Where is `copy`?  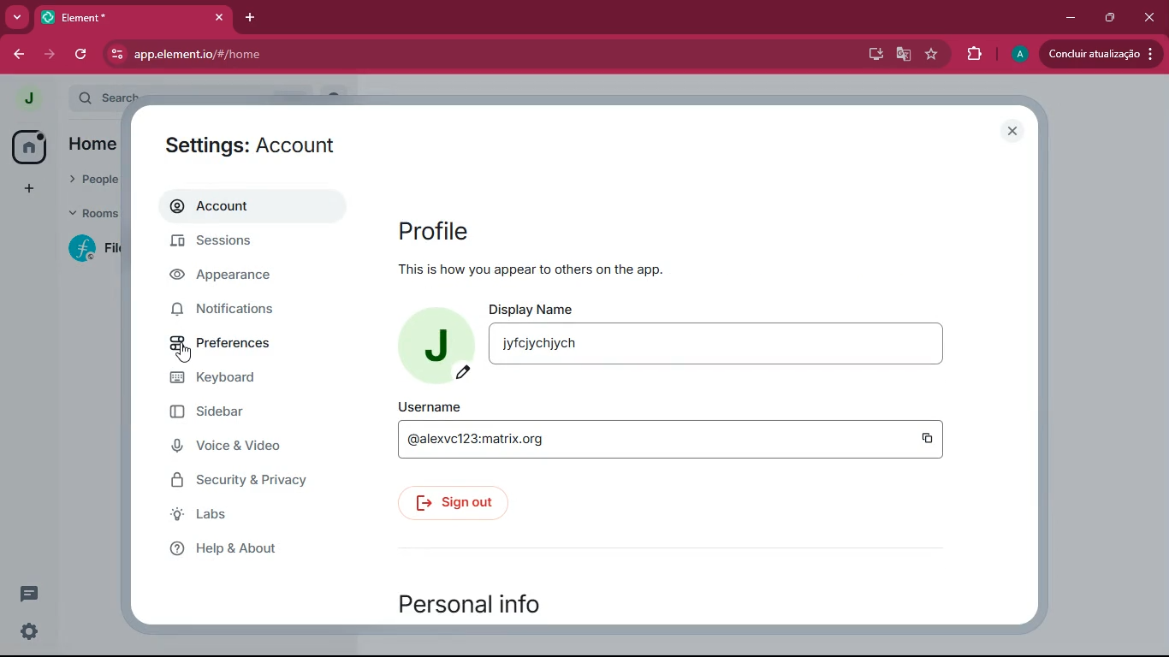
copy is located at coordinates (927, 439).